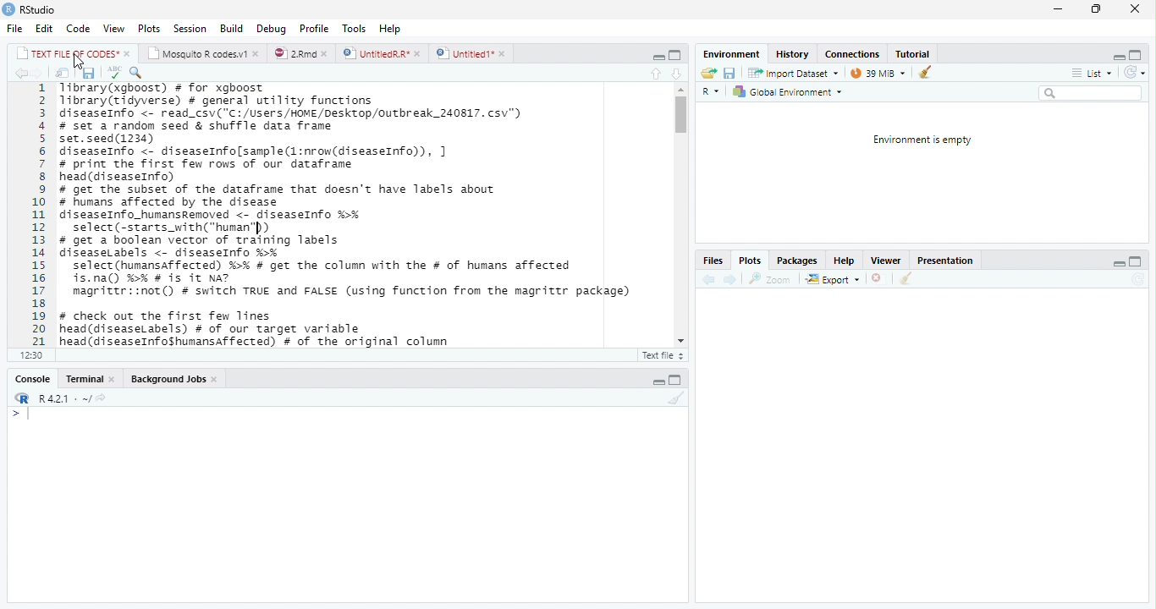  What do you see at coordinates (1057, 9) in the screenshot?
I see `Minimize` at bounding box center [1057, 9].